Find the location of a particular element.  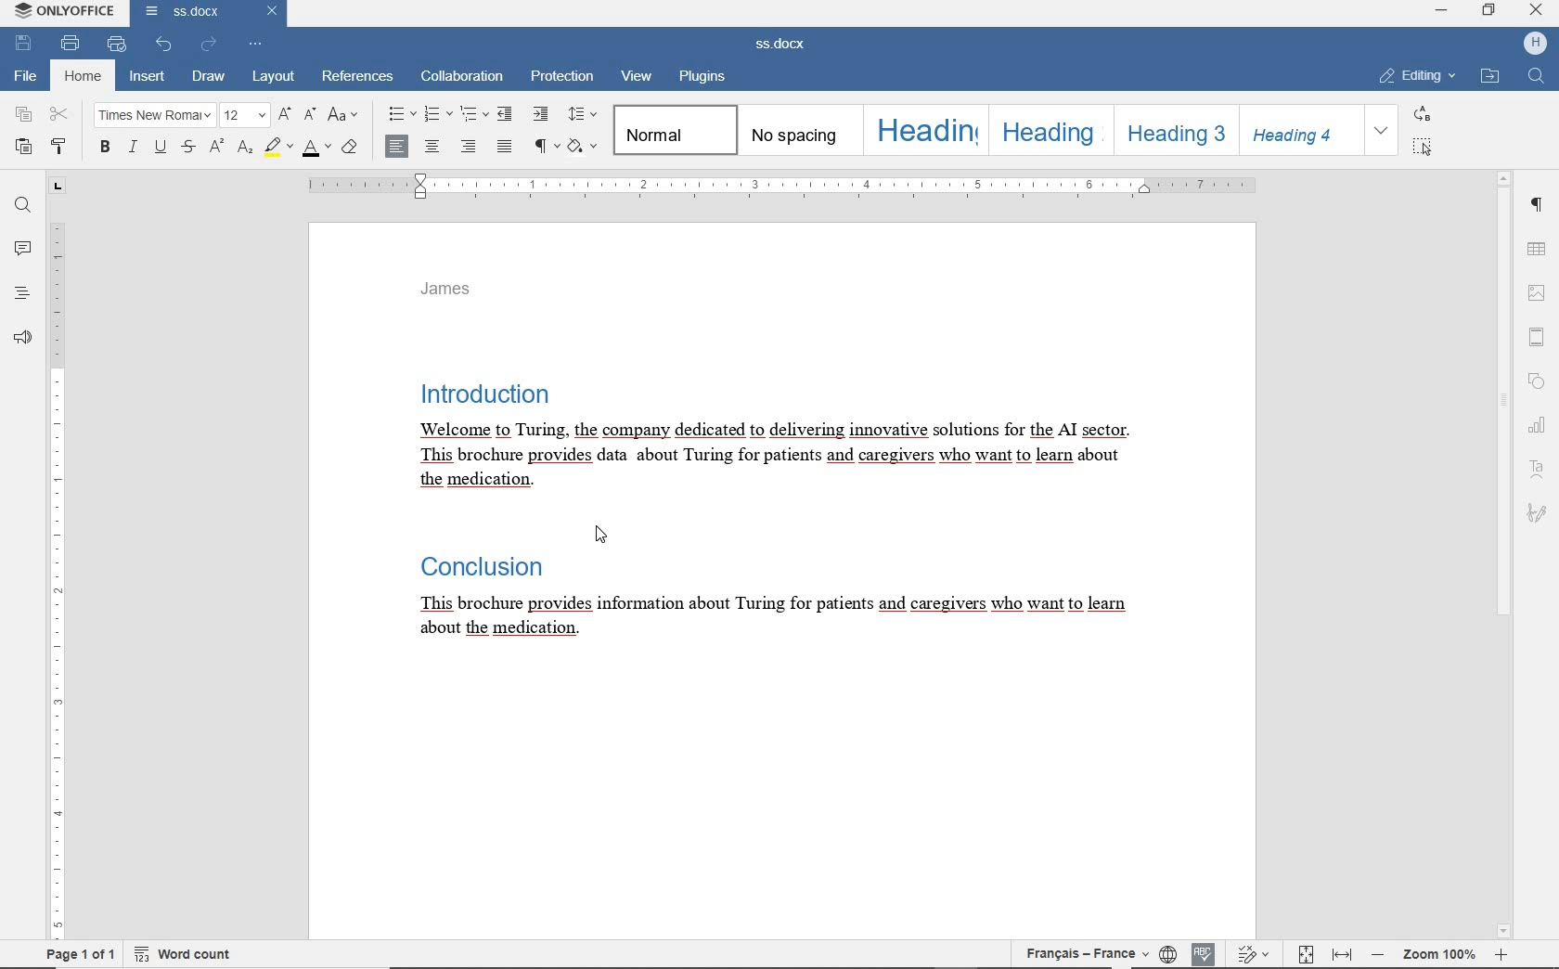

RULER is located at coordinates (53, 579).